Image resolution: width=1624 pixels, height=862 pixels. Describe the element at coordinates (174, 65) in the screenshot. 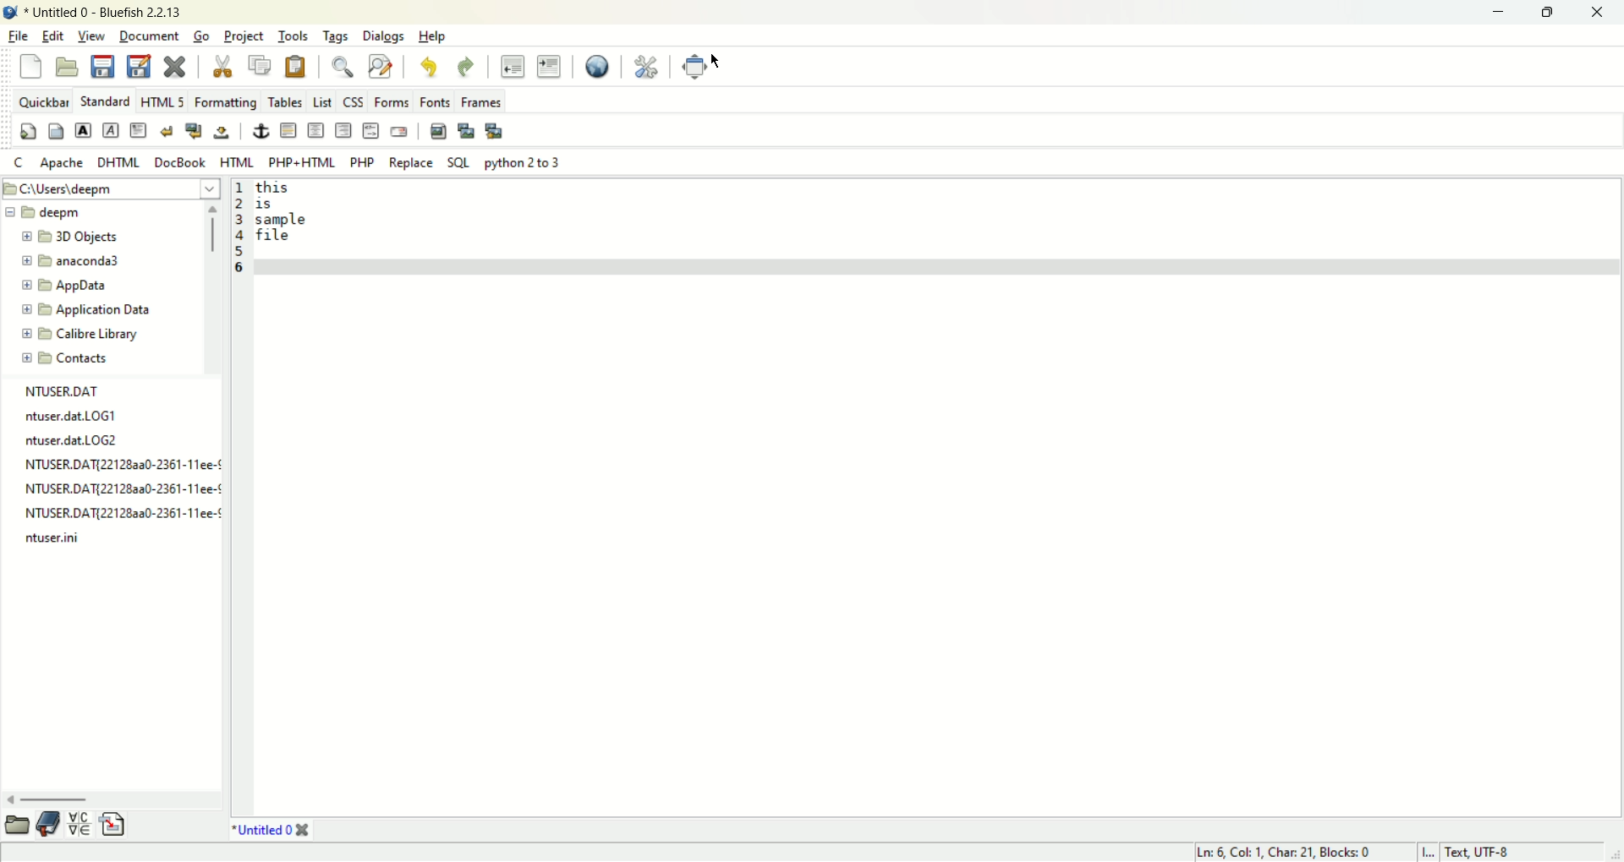

I see `close` at that location.